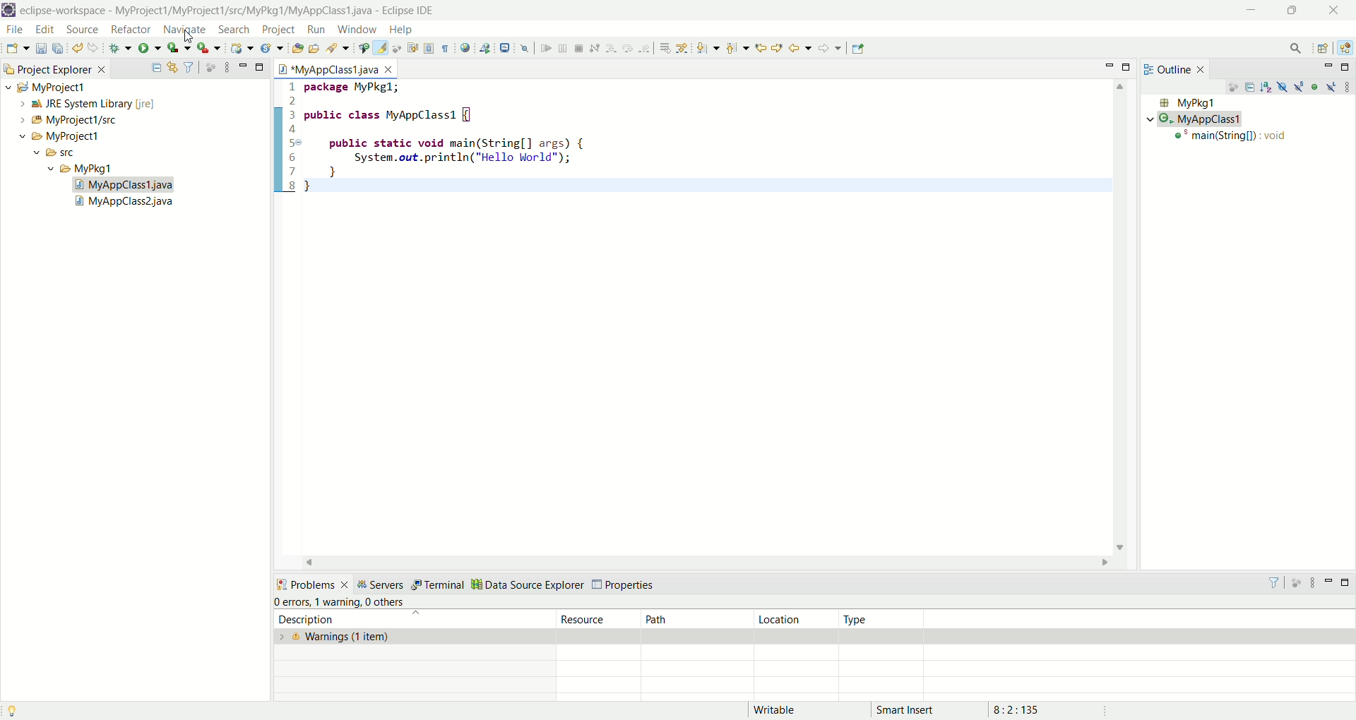 This screenshot has width=1356, height=720. Describe the element at coordinates (235, 29) in the screenshot. I see `search` at that location.